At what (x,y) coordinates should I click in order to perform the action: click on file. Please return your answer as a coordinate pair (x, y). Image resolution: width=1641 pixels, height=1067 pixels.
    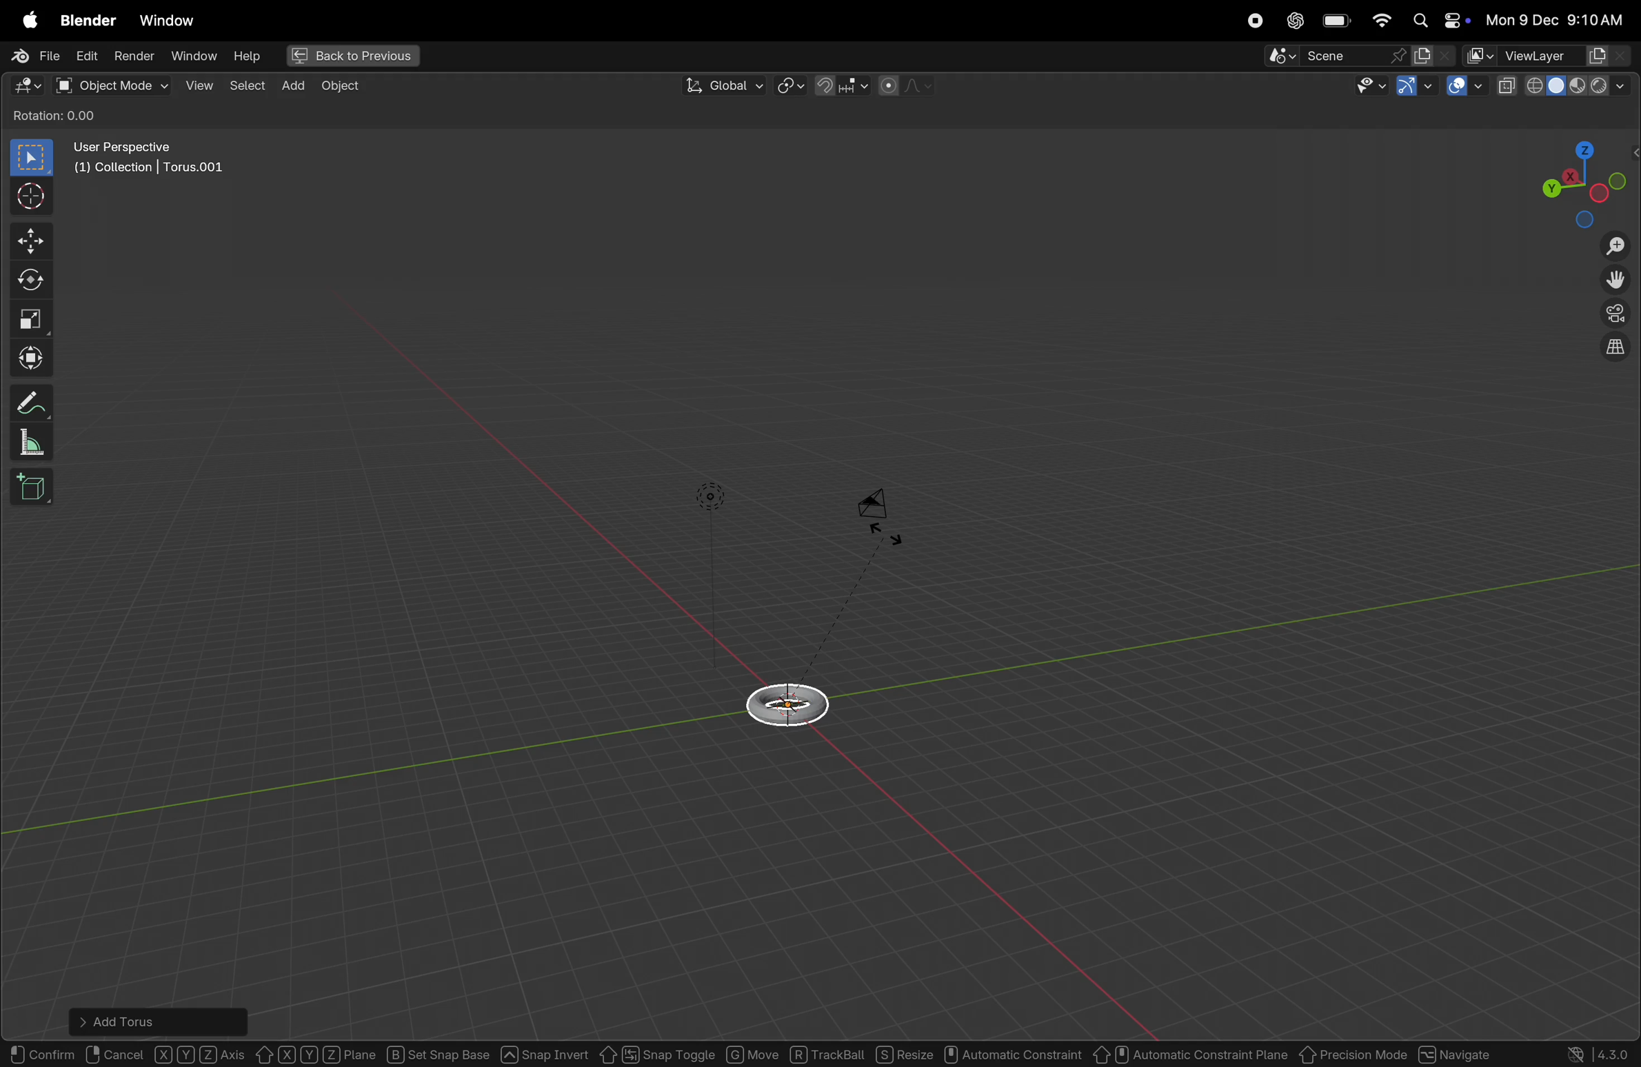
    Looking at the image, I should click on (32, 57).